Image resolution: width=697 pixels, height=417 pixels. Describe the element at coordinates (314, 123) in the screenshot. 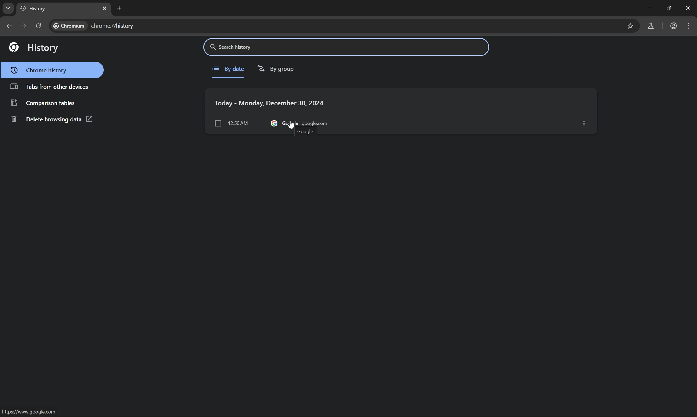

I see `google.com` at that location.